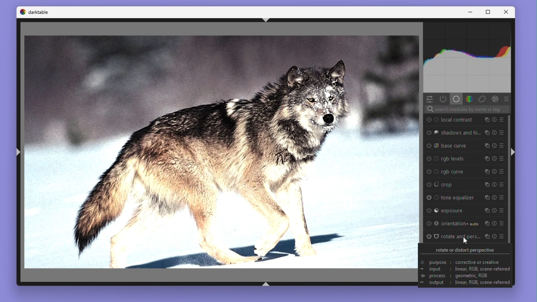 The width and height of the screenshot is (537, 302). Describe the element at coordinates (466, 209) in the screenshot. I see `Exposure` at that location.